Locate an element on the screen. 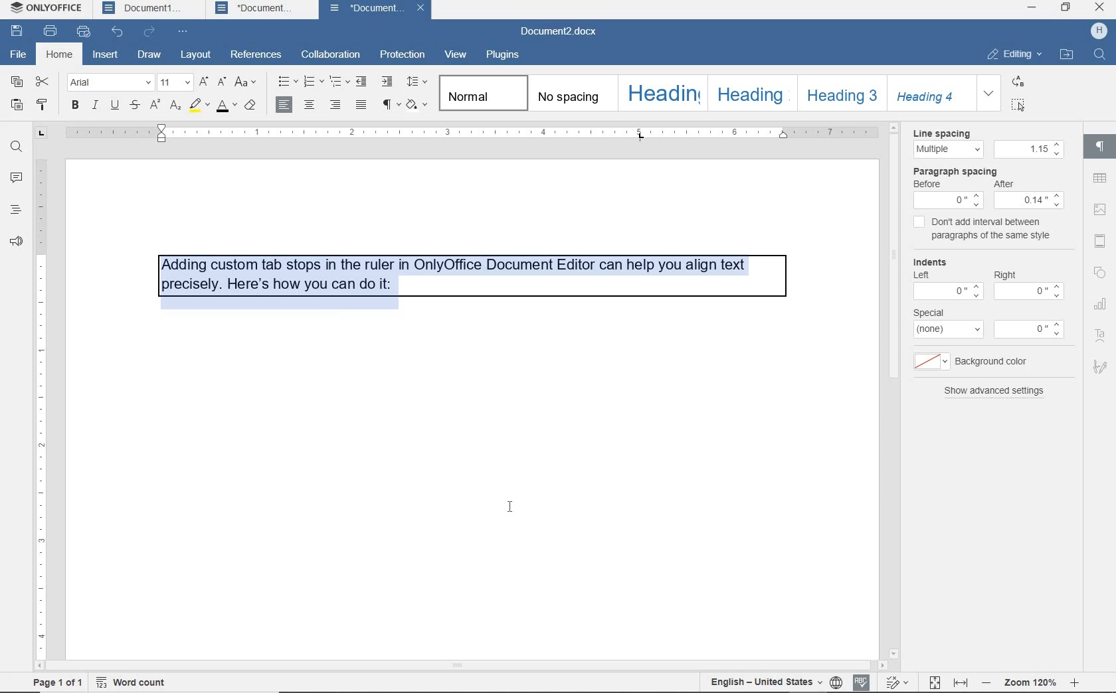 This screenshot has width=1116, height=693. paragraph settings is located at coordinates (1101, 146).